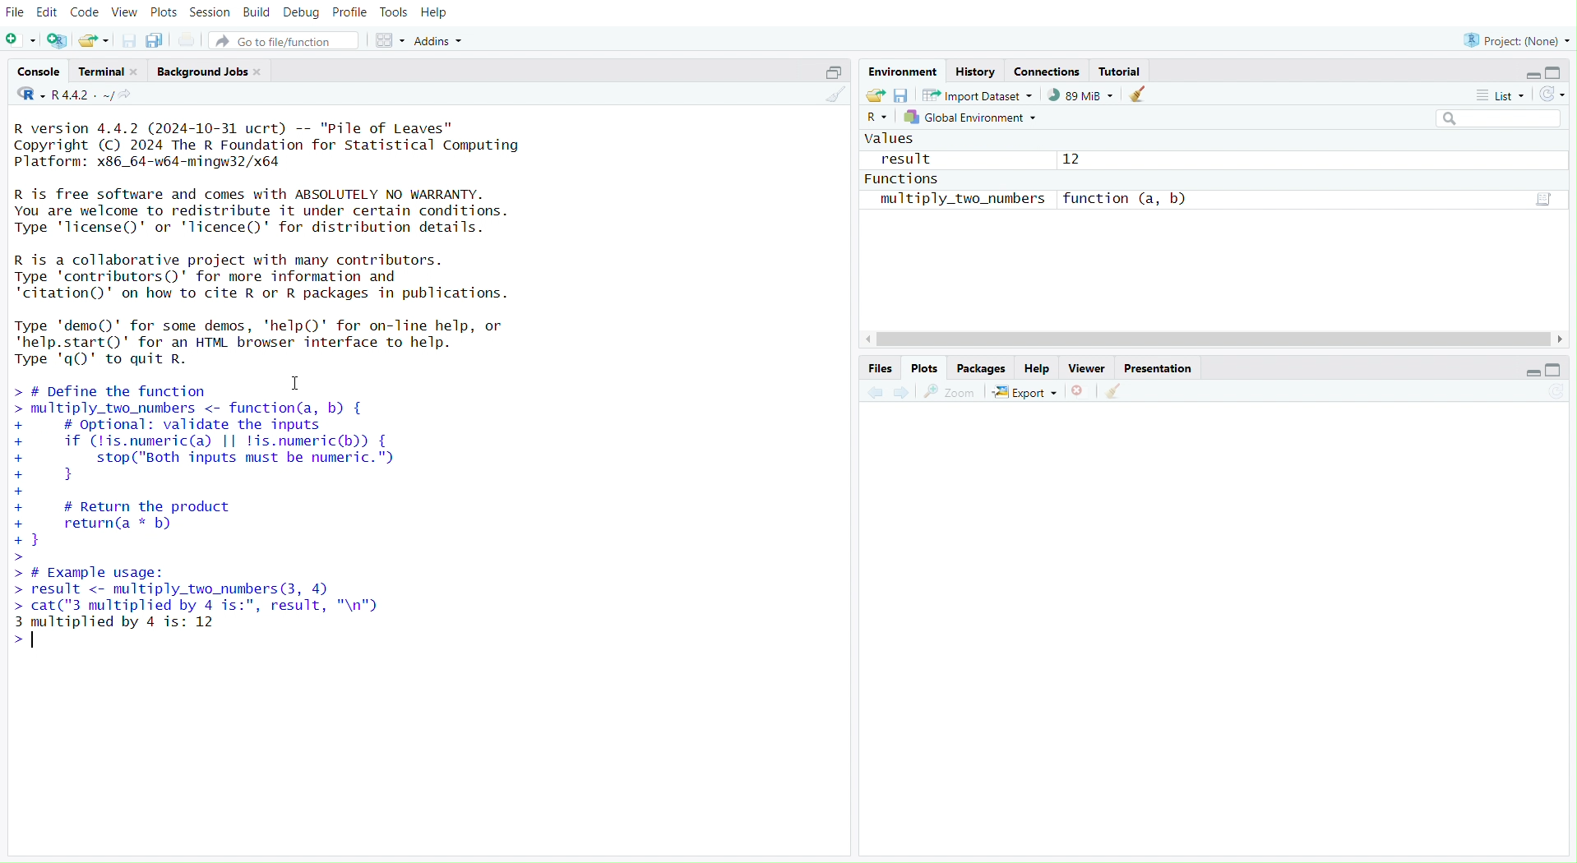 The width and height of the screenshot is (1577, 863). I want to click on File, so click(17, 12).